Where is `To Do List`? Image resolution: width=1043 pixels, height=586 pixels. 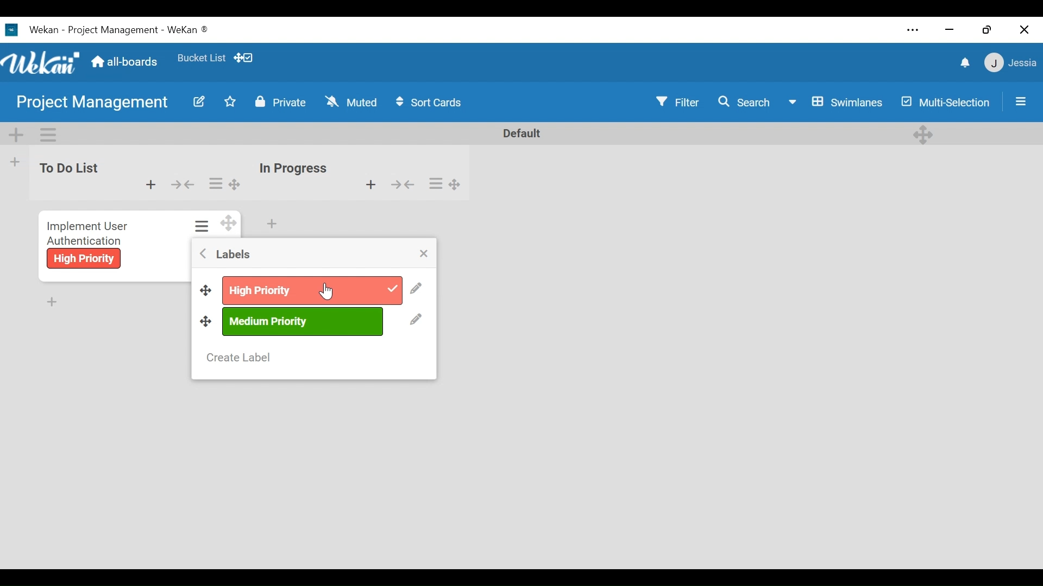 To Do List is located at coordinates (65, 169).